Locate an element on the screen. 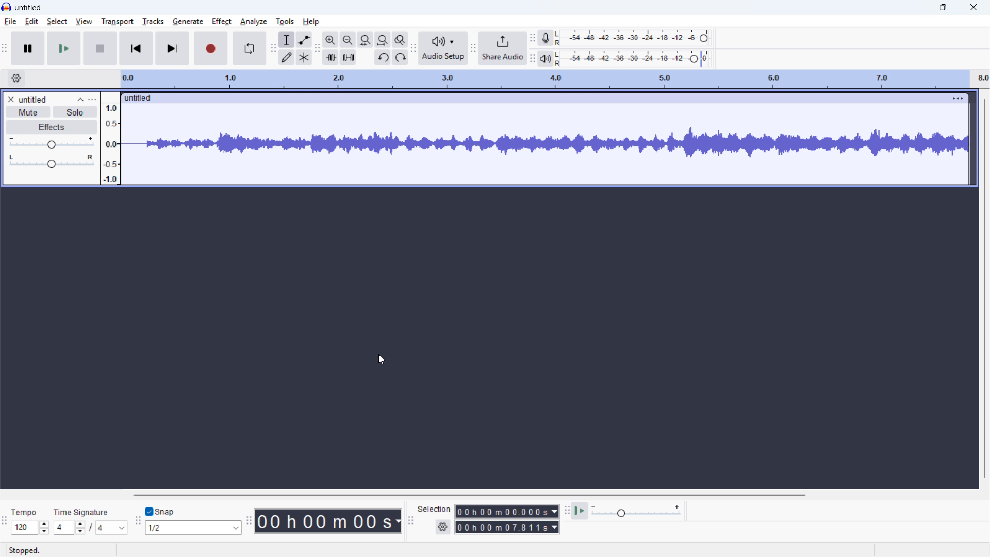  Tools toolbar  is located at coordinates (273, 48).